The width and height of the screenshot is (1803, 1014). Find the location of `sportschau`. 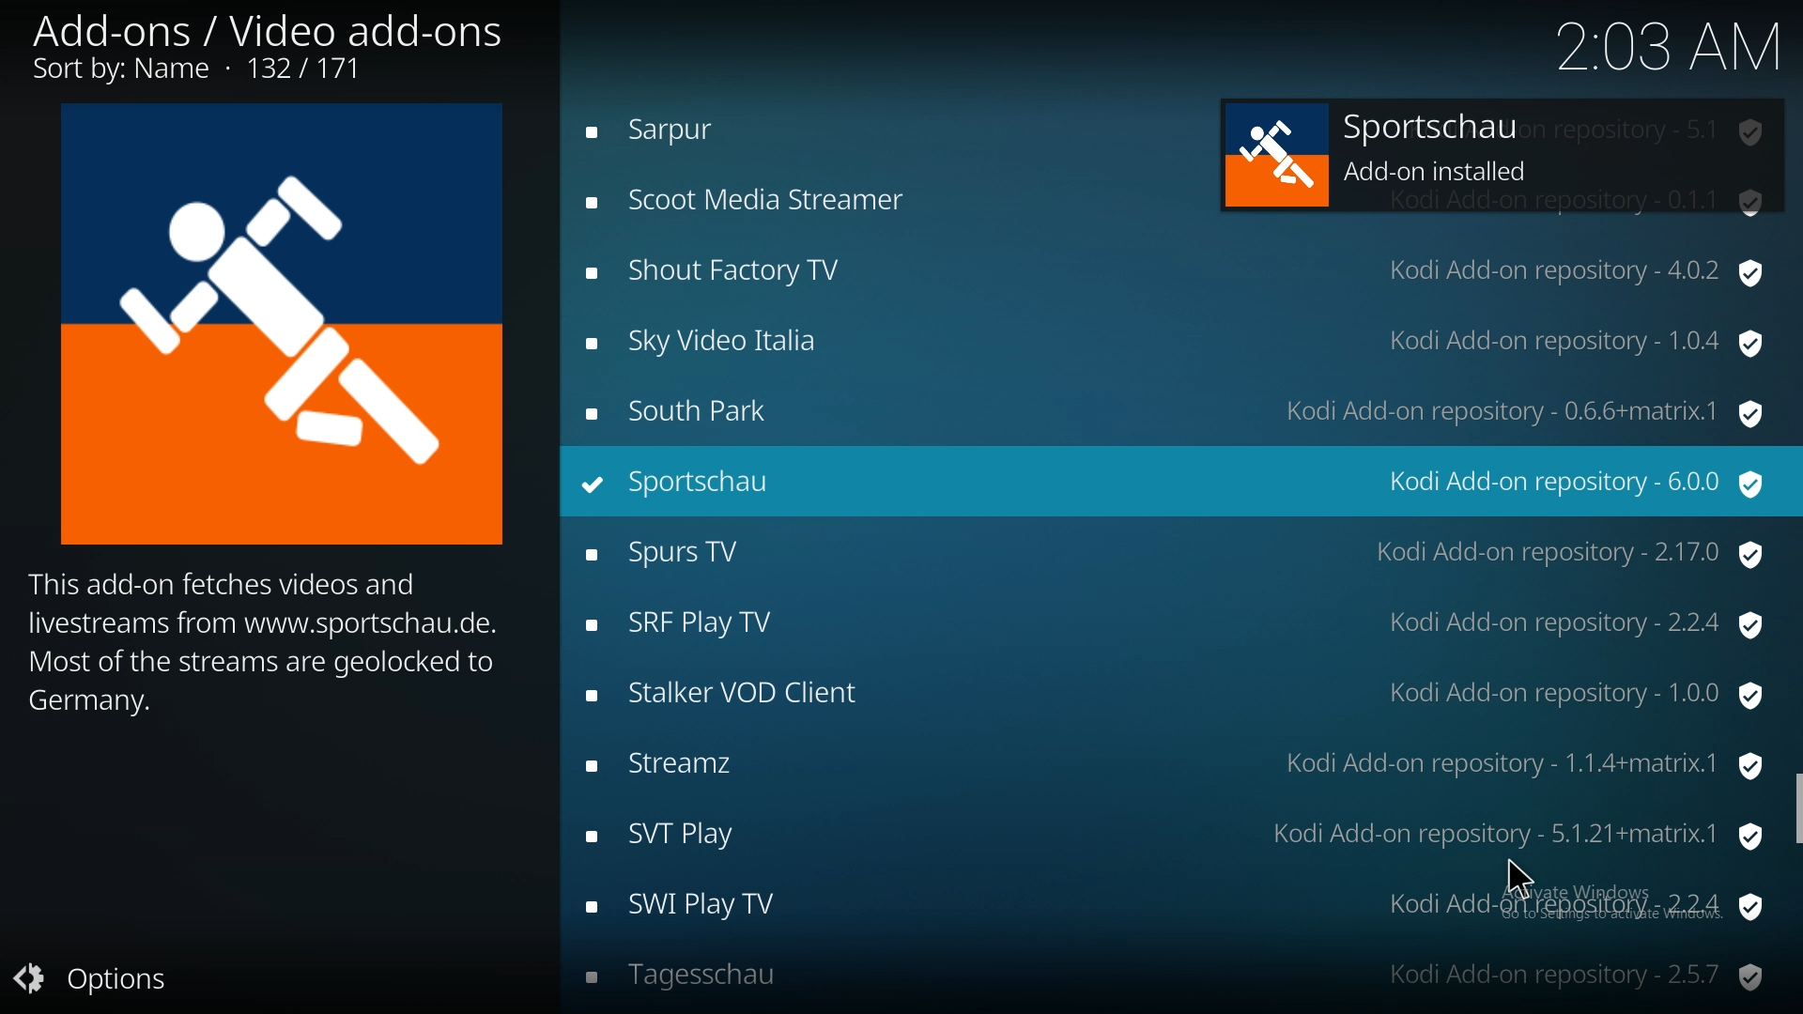

sportschau is located at coordinates (1169, 483).